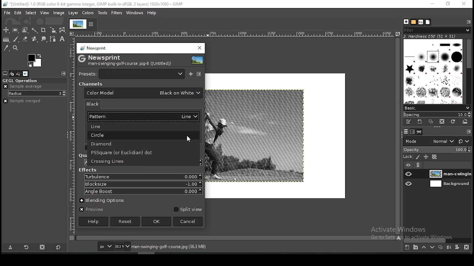 The image size is (474, 266). Describe the element at coordinates (199, 48) in the screenshot. I see `close window` at that location.